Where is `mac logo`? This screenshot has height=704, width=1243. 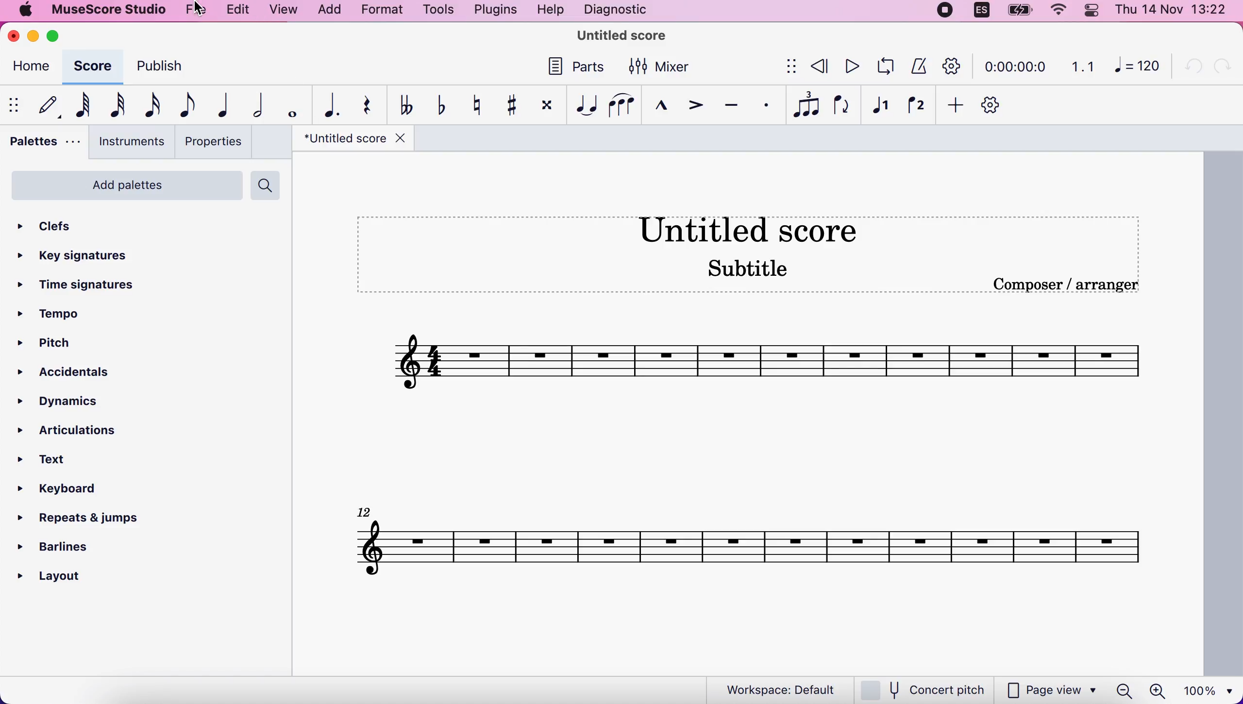 mac logo is located at coordinates (25, 11).